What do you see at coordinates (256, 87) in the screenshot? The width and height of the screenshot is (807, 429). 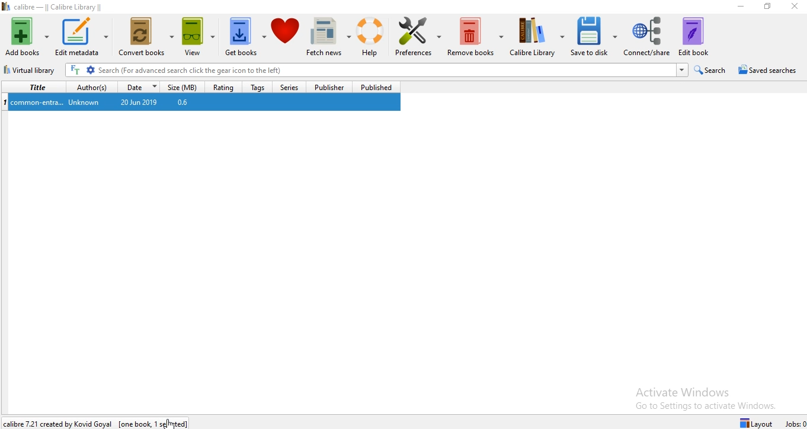 I see `Tags` at bounding box center [256, 87].